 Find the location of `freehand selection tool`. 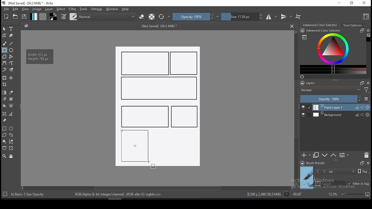

freehand selection tool is located at coordinates (11, 135).